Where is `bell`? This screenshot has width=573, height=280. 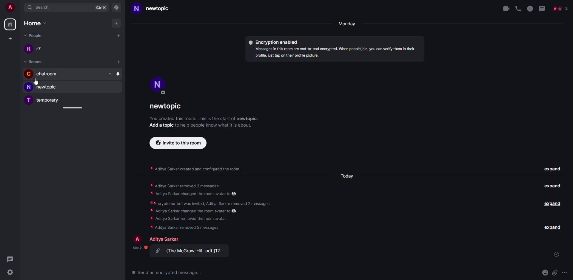
bell is located at coordinates (119, 73).